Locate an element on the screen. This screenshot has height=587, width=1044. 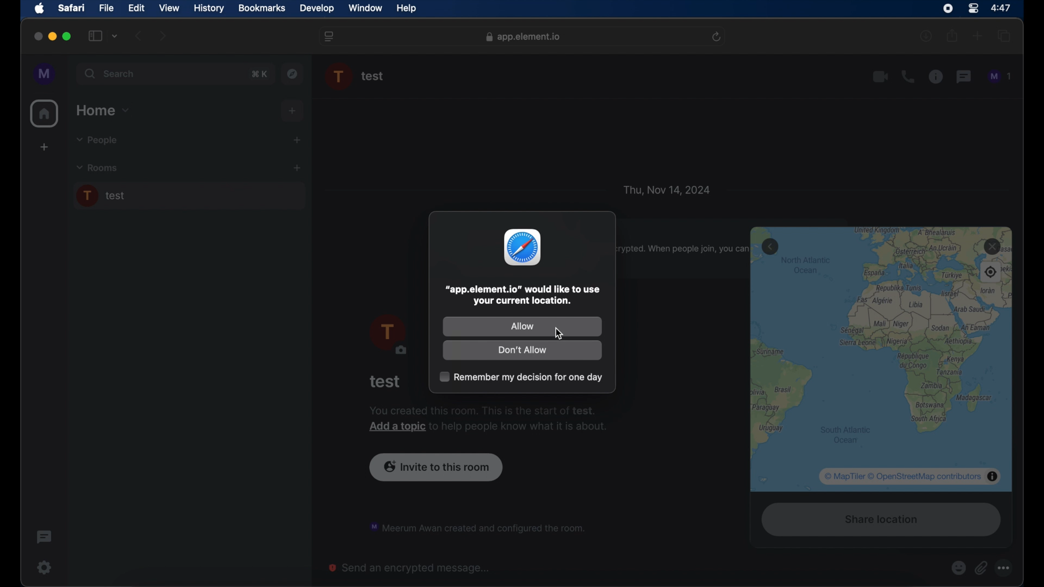
chat room is located at coordinates (189, 196).